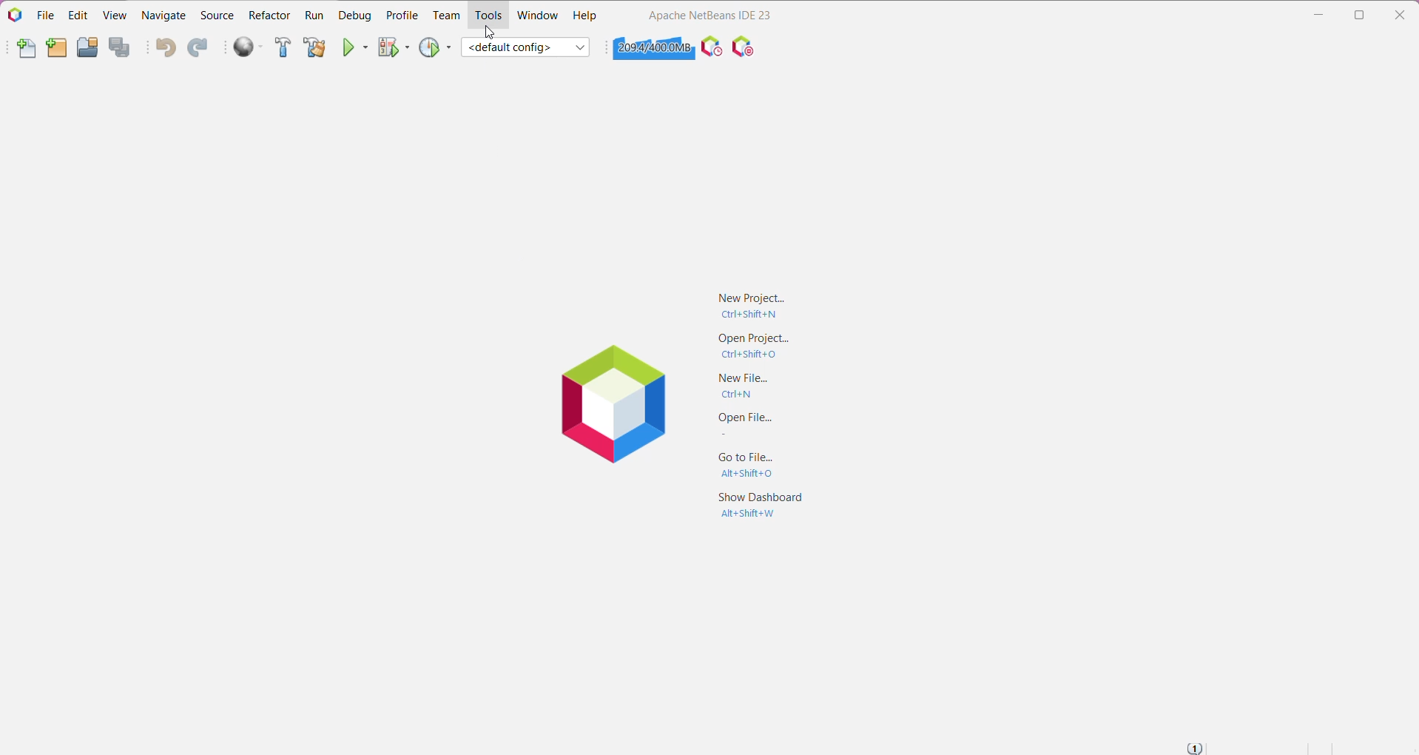 This screenshot has height=755, width=1419. What do you see at coordinates (1194, 748) in the screenshot?
I see `Notifications` at bounding box center [1194, 748].